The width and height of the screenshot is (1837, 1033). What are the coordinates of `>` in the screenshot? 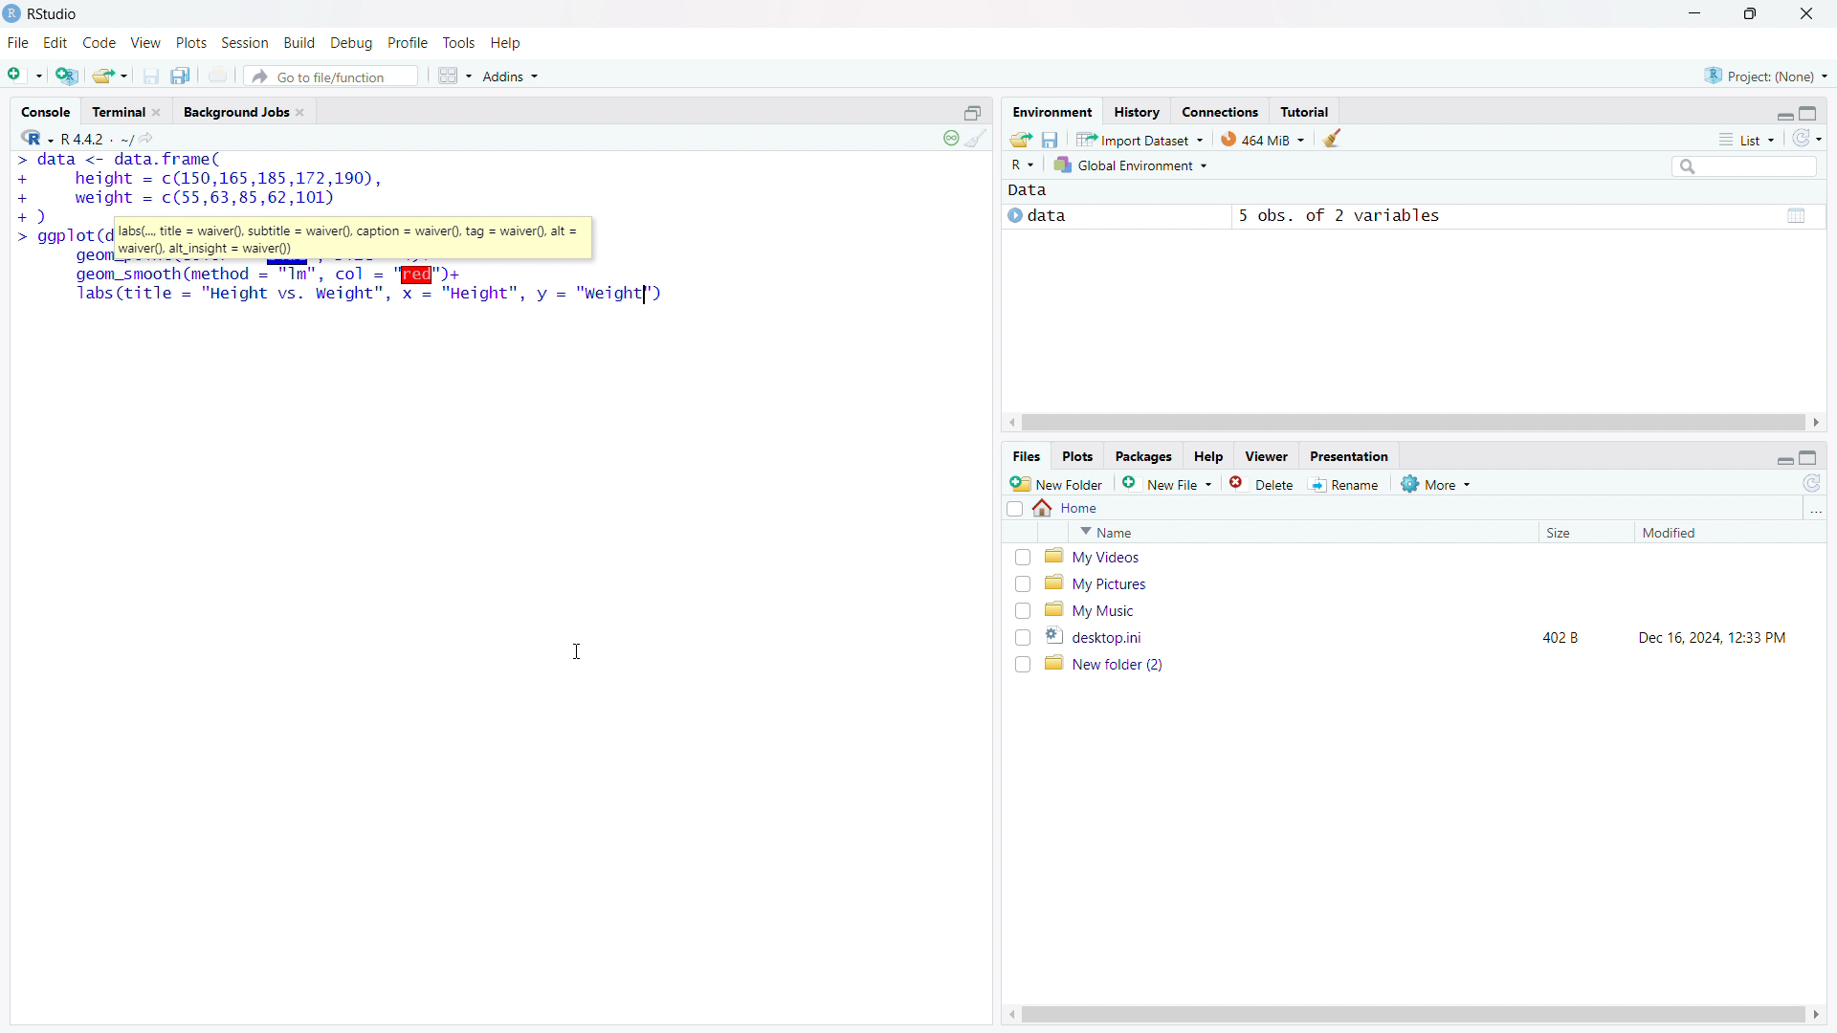 It's located at (28, 239).